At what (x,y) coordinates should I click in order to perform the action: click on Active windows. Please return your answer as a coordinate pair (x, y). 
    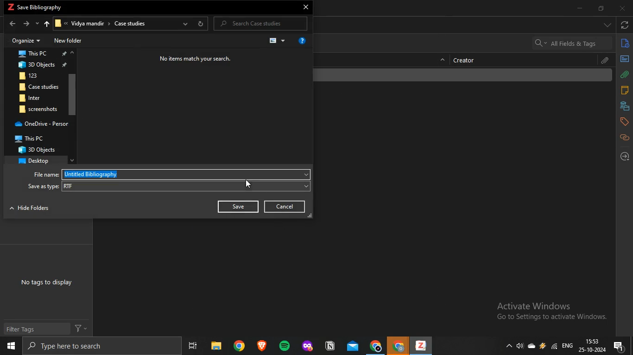
    Looking at the image, I should click on (551, 308).